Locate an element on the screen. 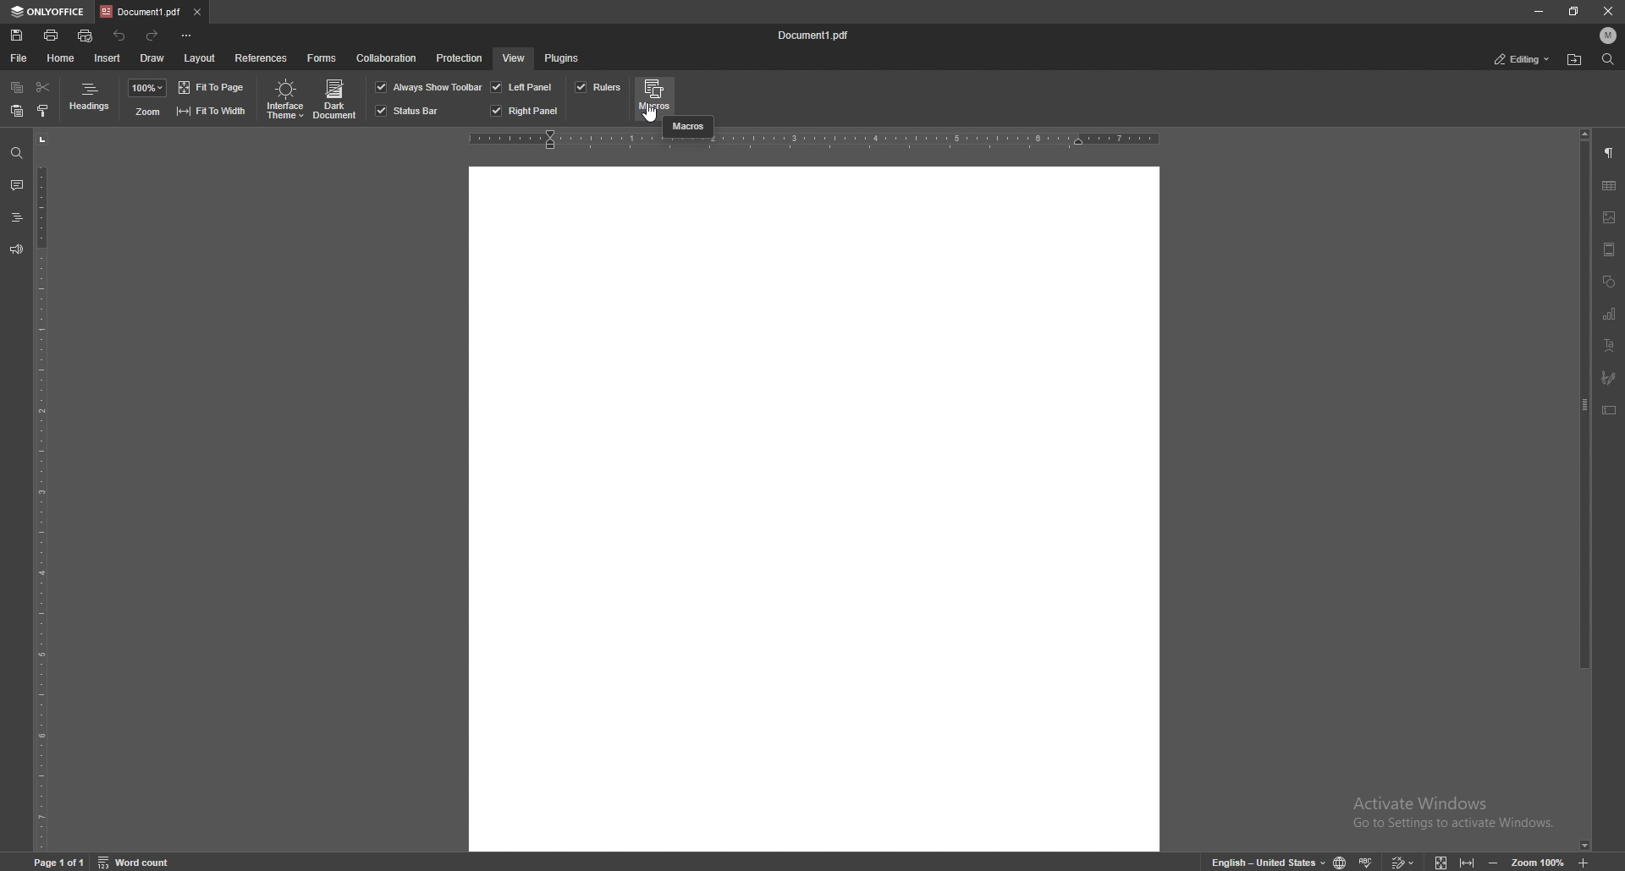  left panel is located at coordinates (522, 86).